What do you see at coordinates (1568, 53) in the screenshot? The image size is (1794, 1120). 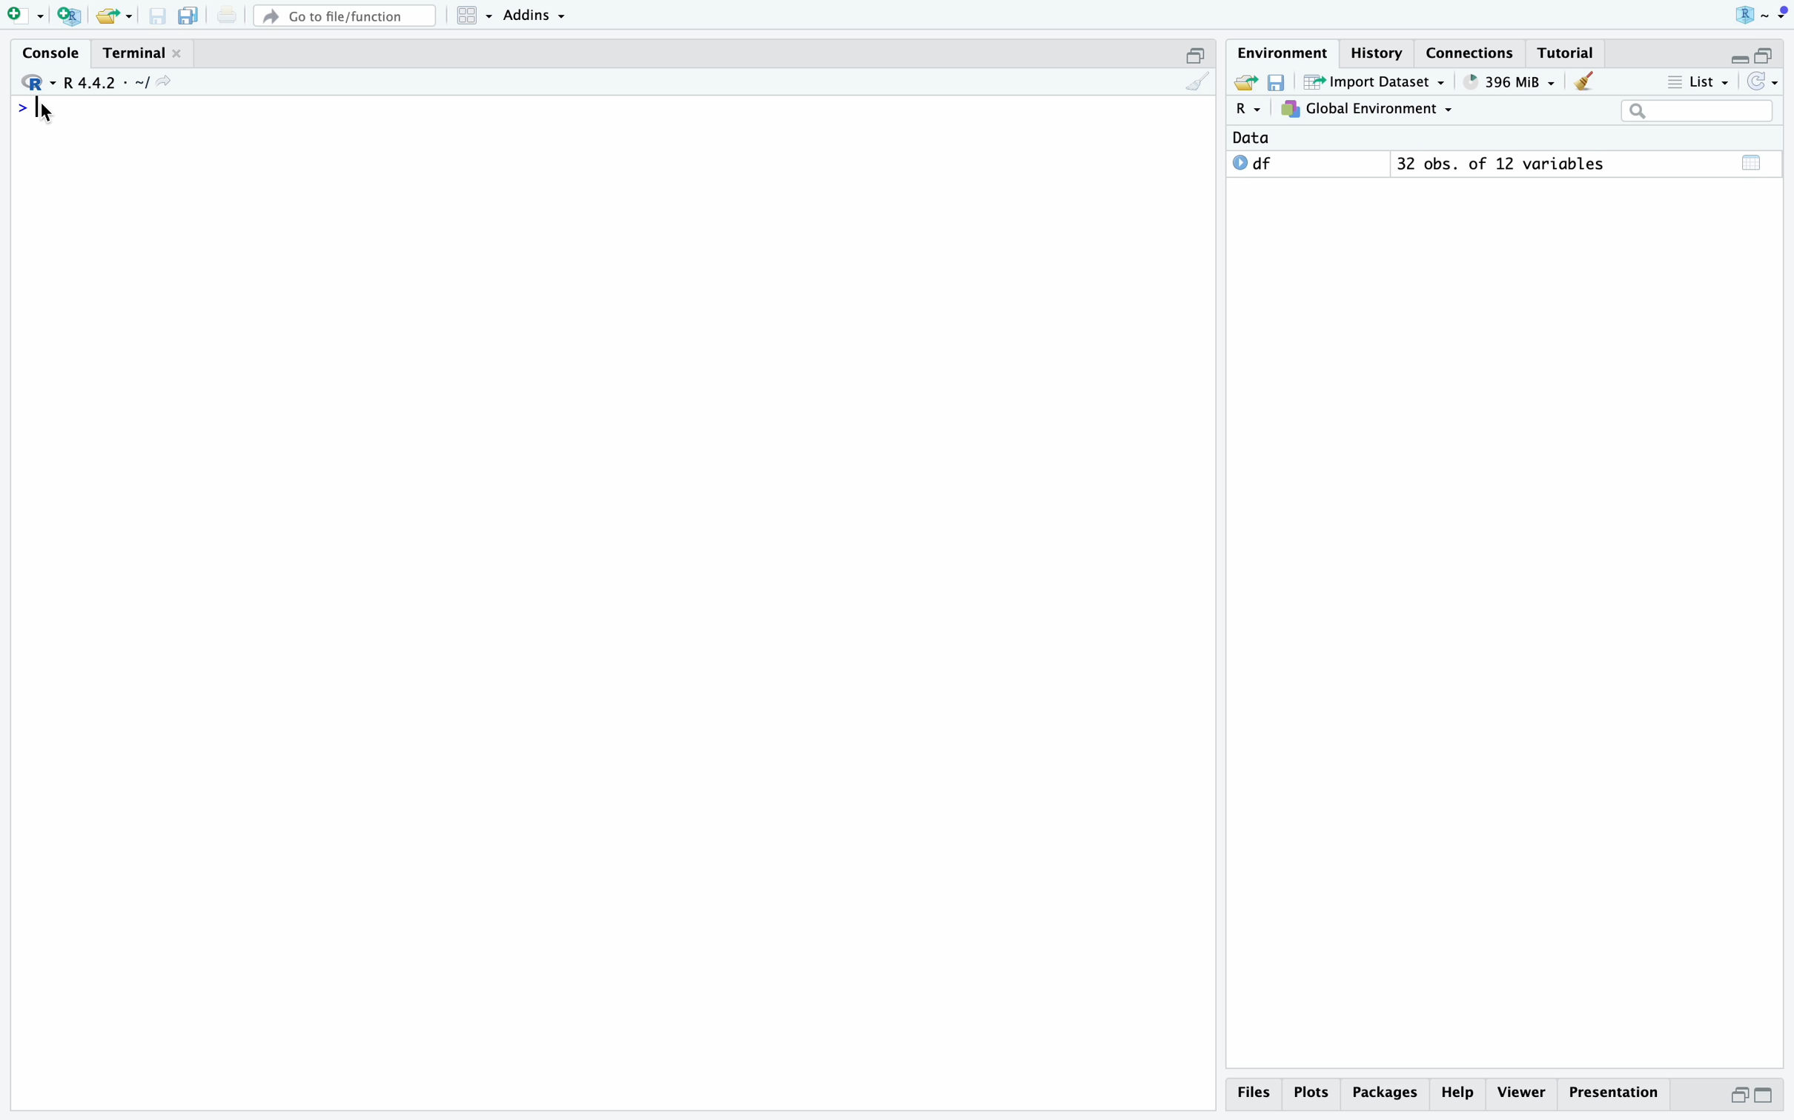 I see `tutorial` at bounding box center [1568, 53].